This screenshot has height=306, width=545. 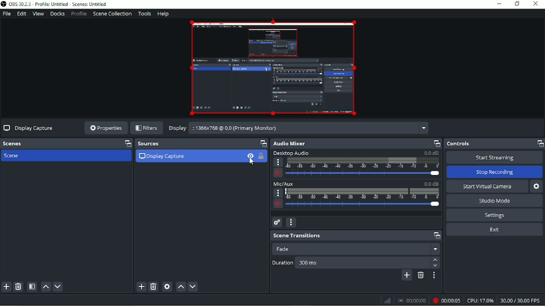 I want to click on Properties, so click(x=105, y=128).